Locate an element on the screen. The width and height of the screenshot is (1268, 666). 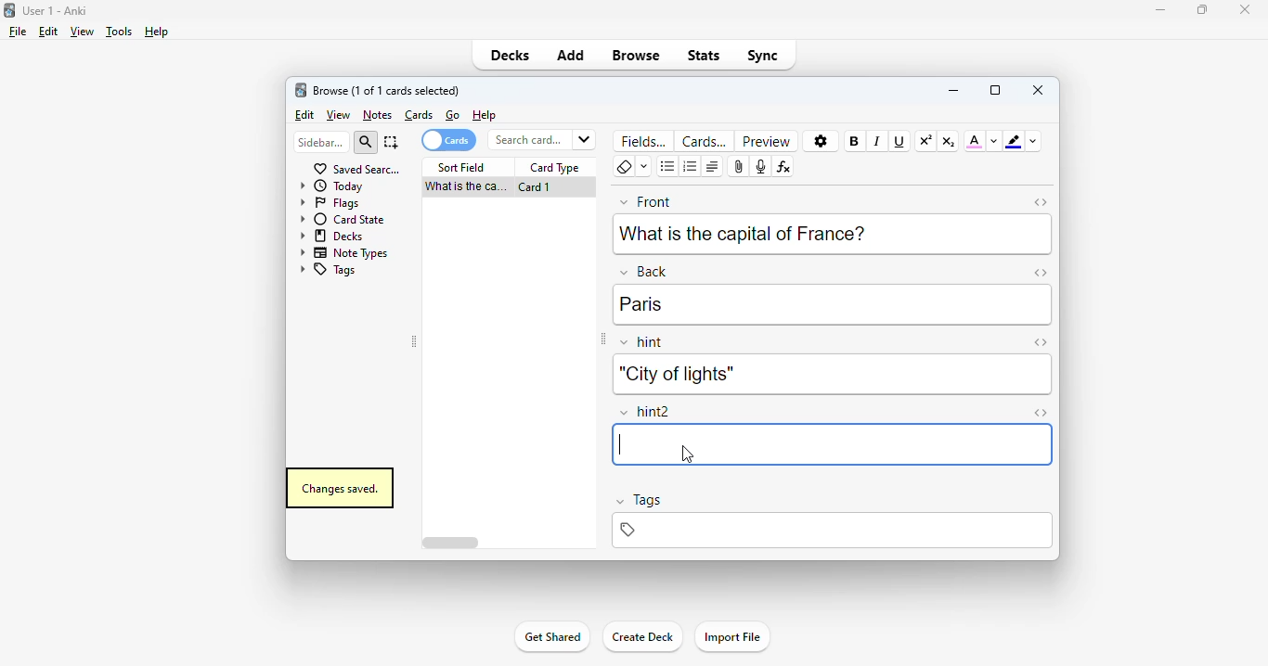
hint is located at coordinates (642, 343).